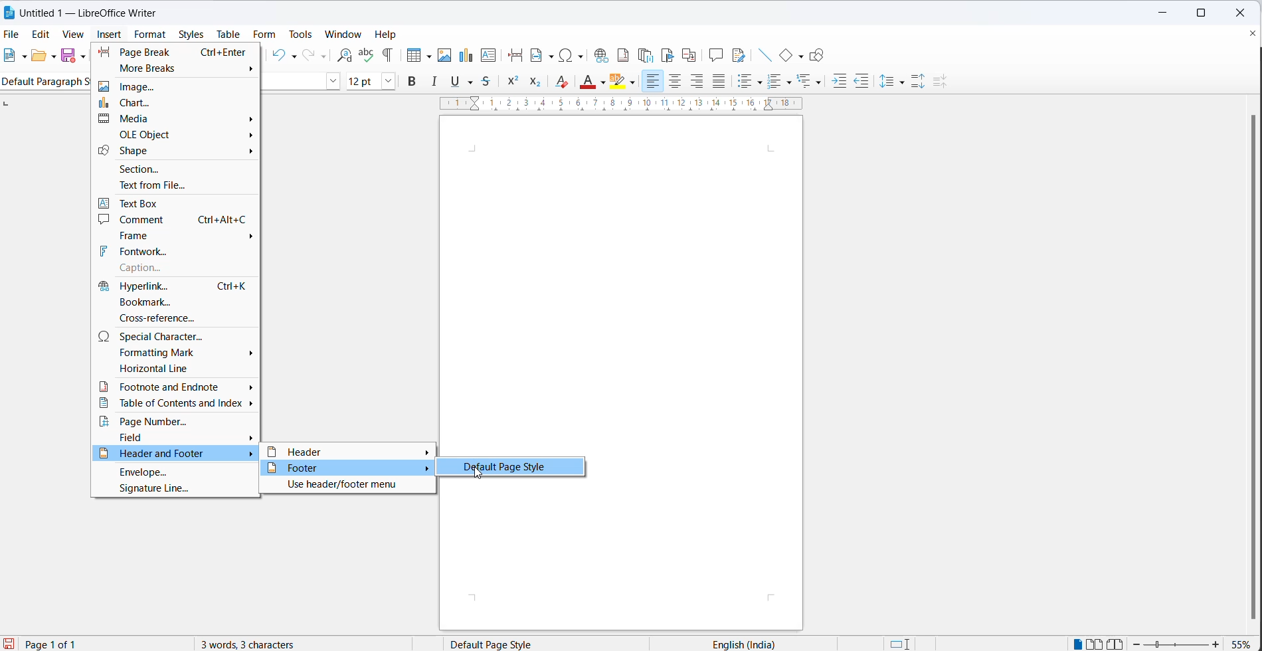 The height and width of the screenshot is (651, 1262). Describe the element at coordinates (654, 81) in the screenshot. I see `text align left` at that location.